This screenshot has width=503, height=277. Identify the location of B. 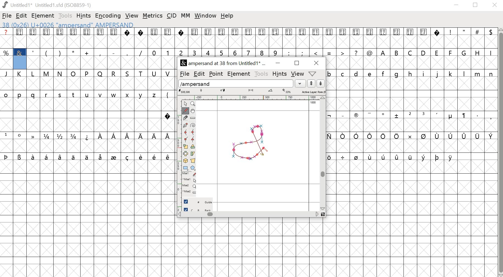
(397, 53).